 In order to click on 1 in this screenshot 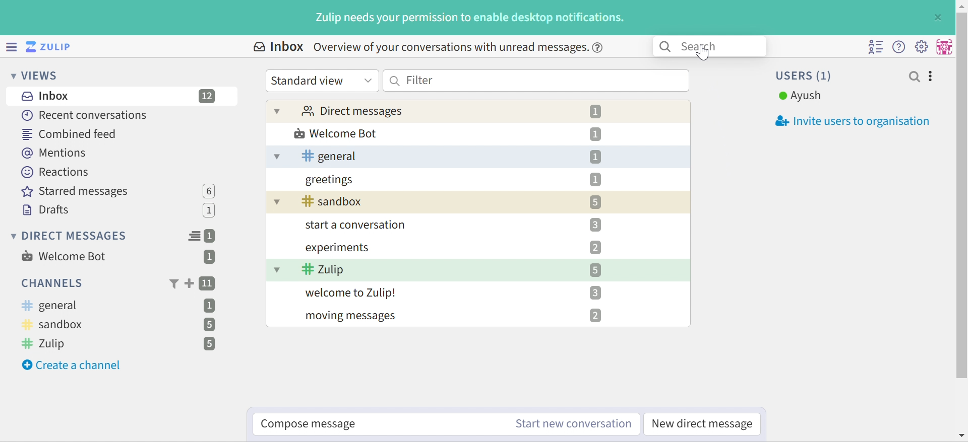, I will do `click(596, 157)`.